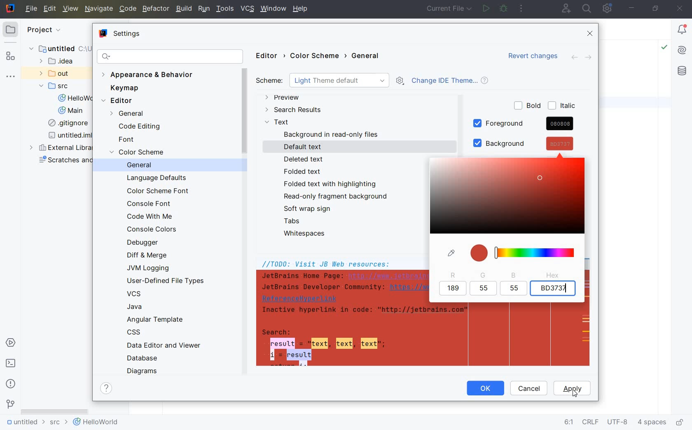 This screenshot has height=430, width=692. Describe the element at coordinates (55, 86) in the screenshot. I see `SRC` at that location.